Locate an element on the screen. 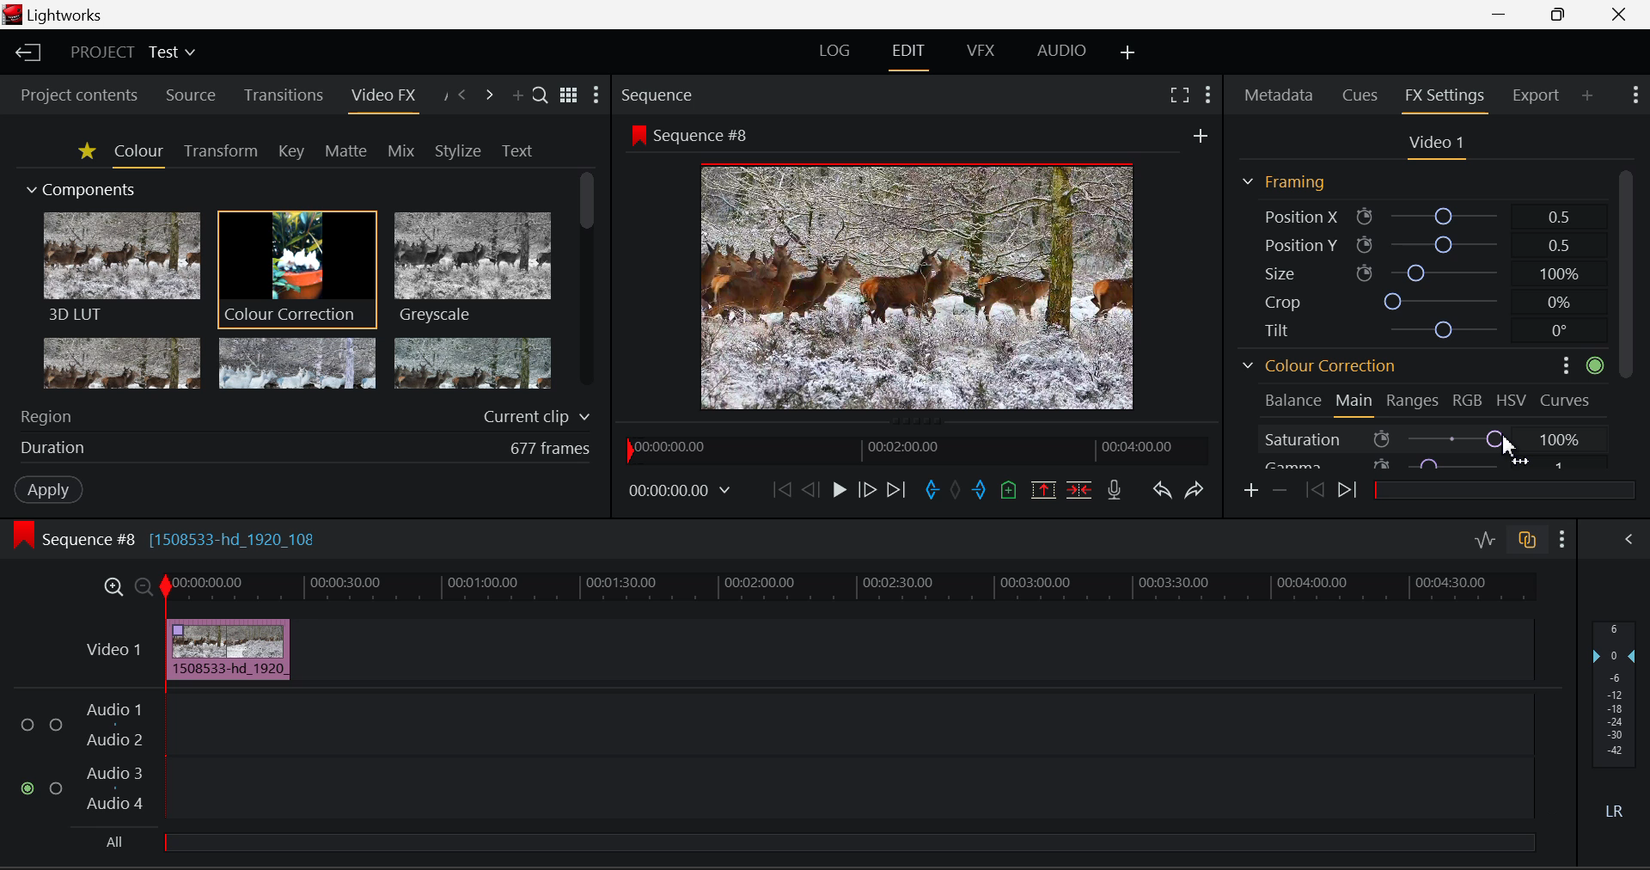 Image resolution: width=1650 pixels, height=870 pixels. Audio 2 is located at coordinates (113, 741).